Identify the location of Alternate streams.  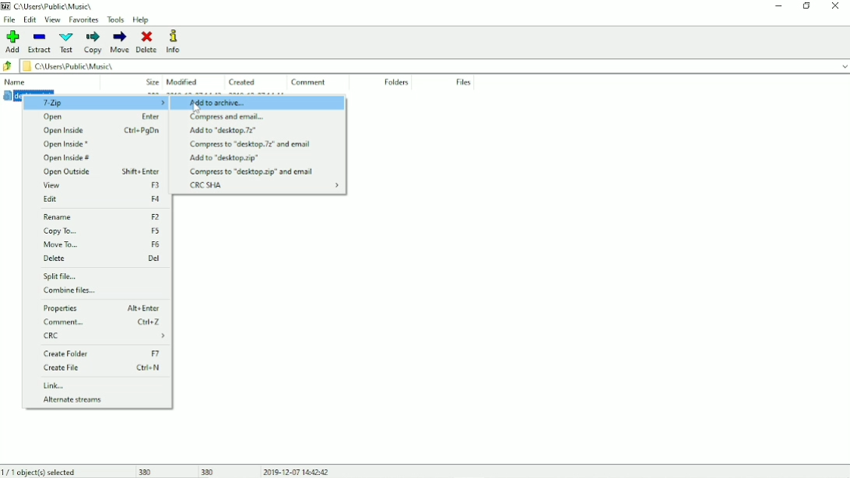
(79, 399).